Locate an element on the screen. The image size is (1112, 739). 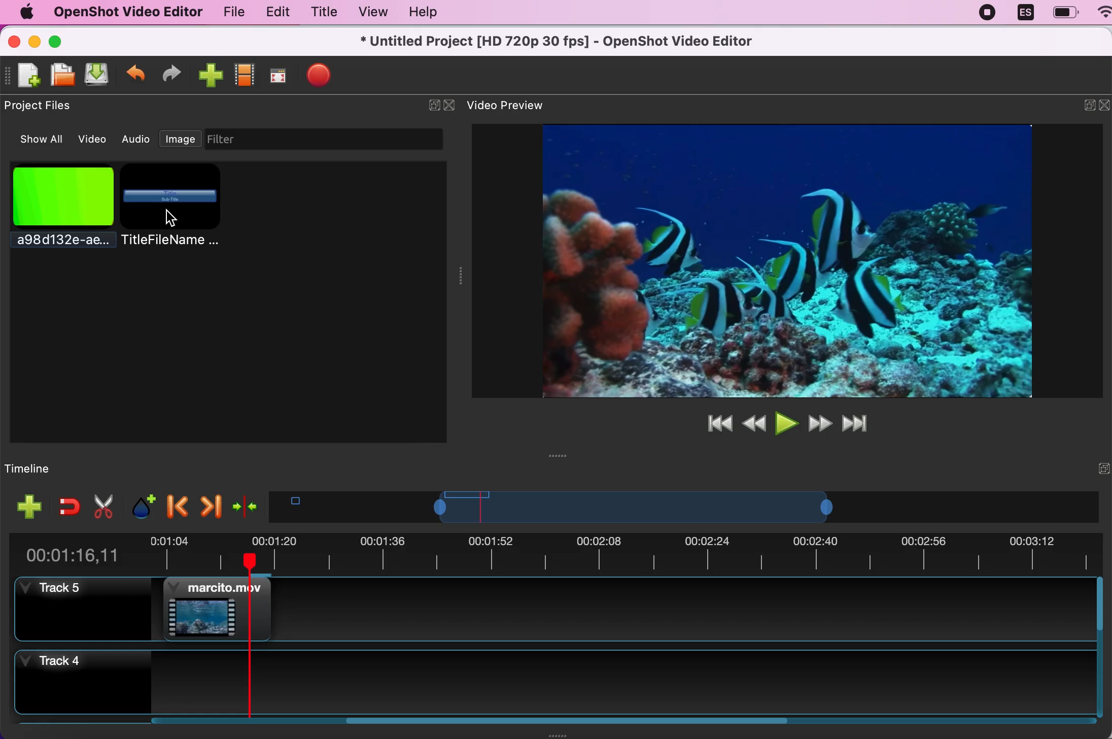
jump to end is located at coordinates (862, 424).